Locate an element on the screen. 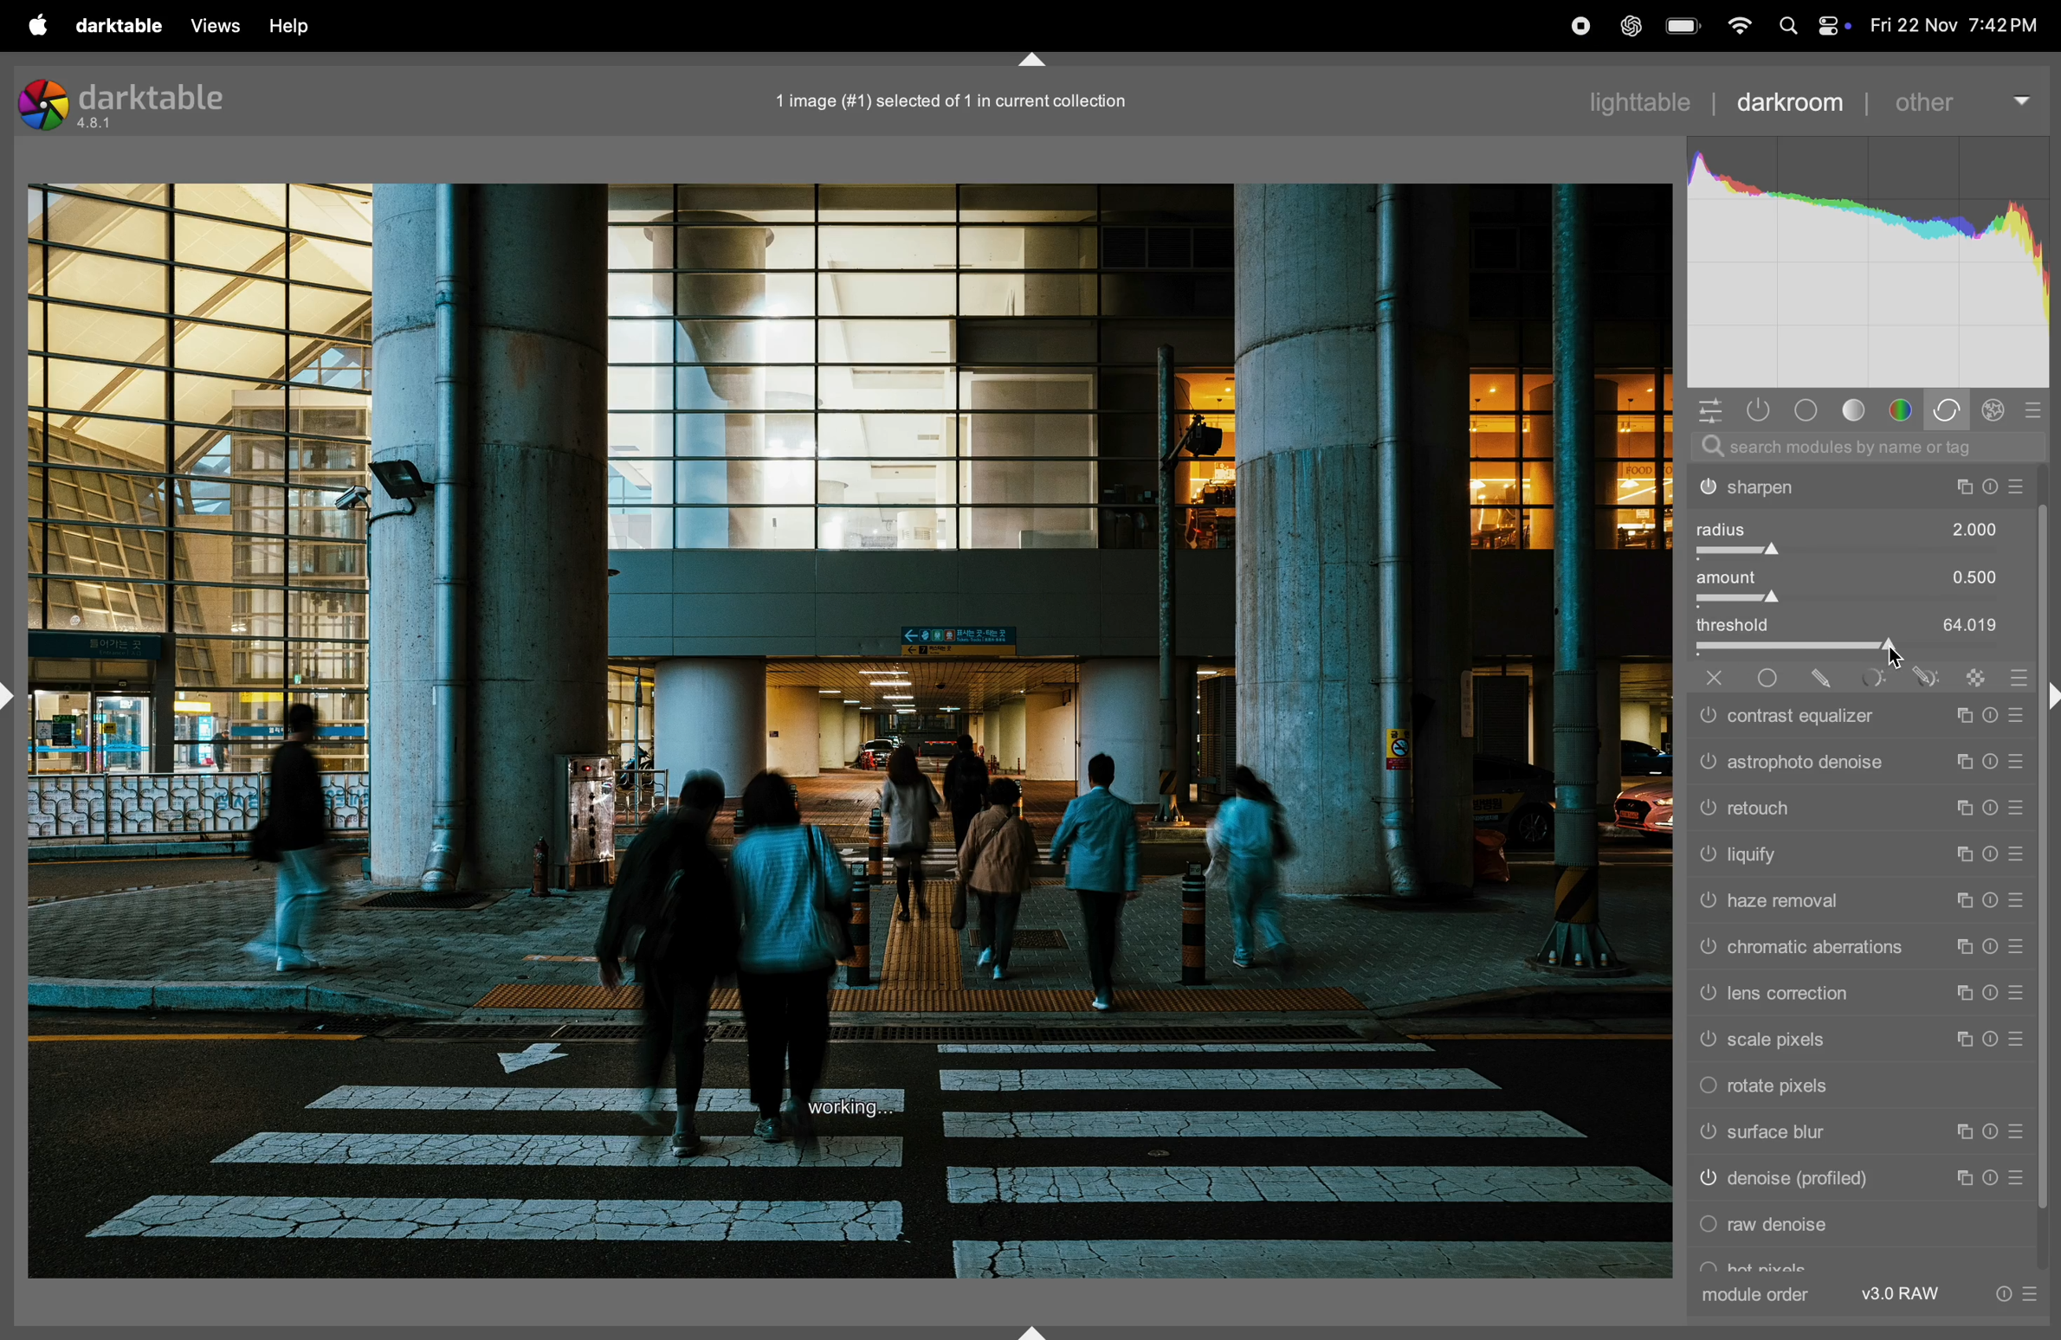 The image size is (2061, 1340). info is located at coordinates (2013, 1294).